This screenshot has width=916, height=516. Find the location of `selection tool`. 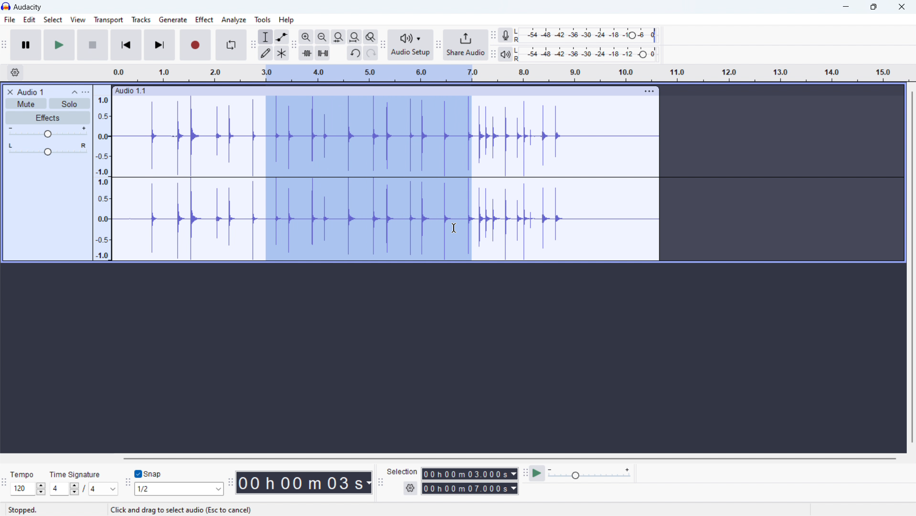

selection tool is located at coordinates (266, 37).